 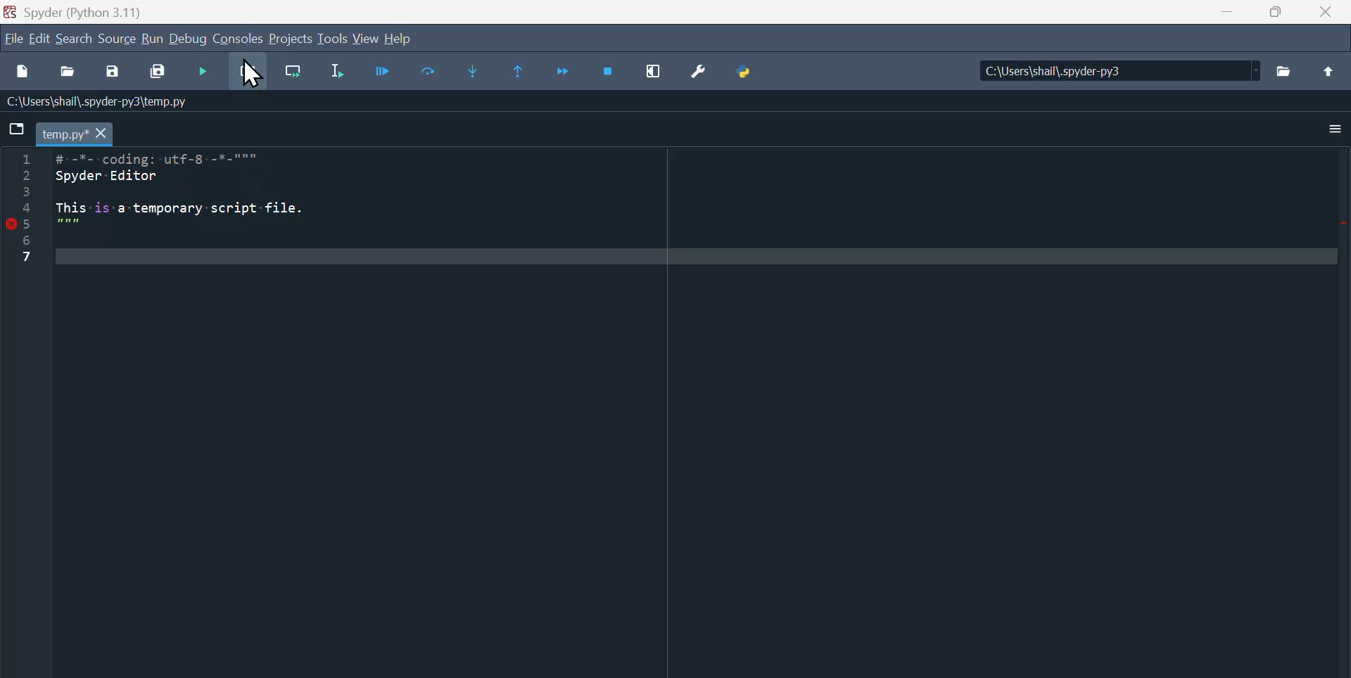 What do you see at coordinates (203, 73) in the screenshot?
I see `Start debugging` at bounding box center [203, 73].